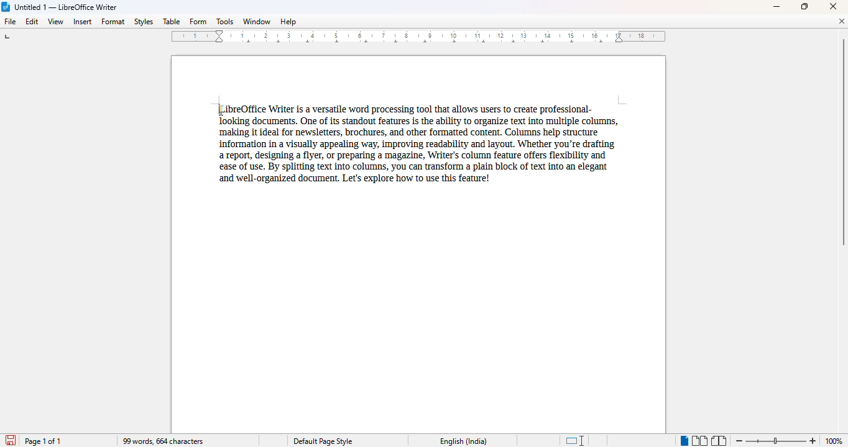 The image size is (848, 447). I want to click on close document, so click(841, 21).